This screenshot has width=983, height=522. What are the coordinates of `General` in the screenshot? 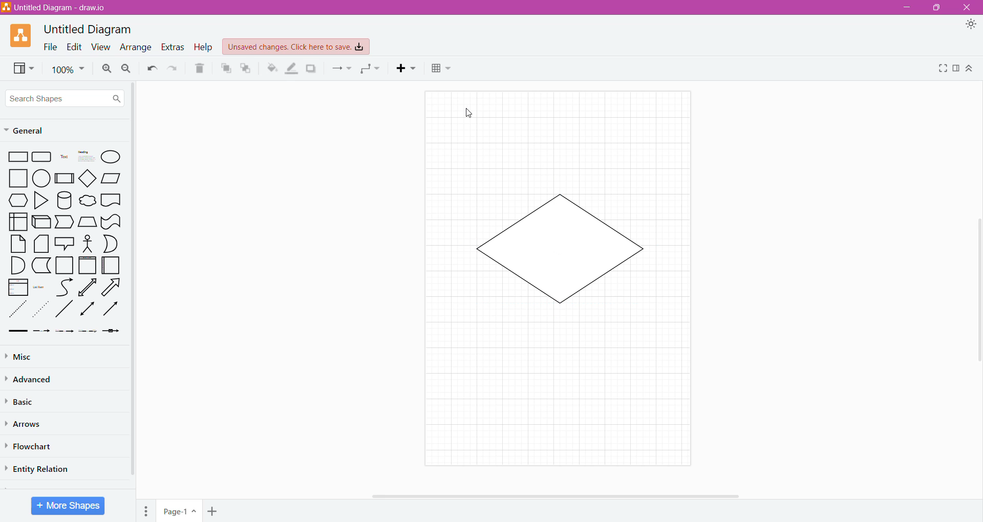 It's located at (30, 131).